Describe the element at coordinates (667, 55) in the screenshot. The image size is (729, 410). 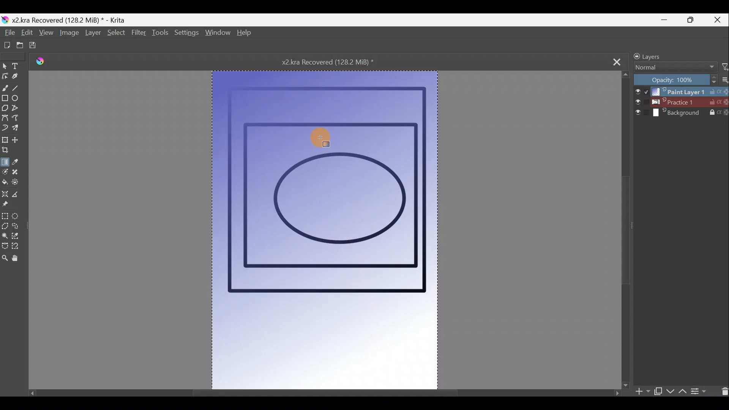
I see `Layers` at that location.